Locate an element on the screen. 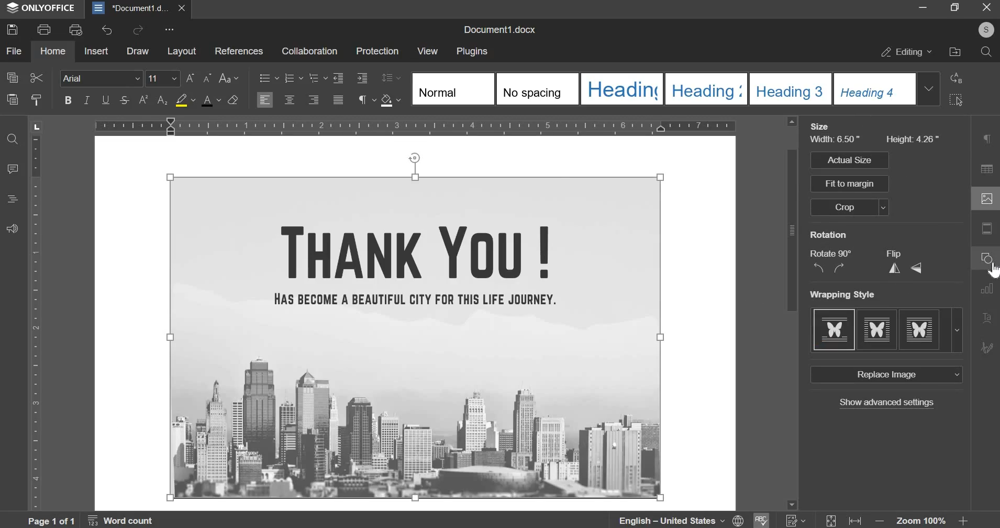 The width and height of the screenshot is (1000, 528). Headers & Footers is located at coordinates (988, 229).